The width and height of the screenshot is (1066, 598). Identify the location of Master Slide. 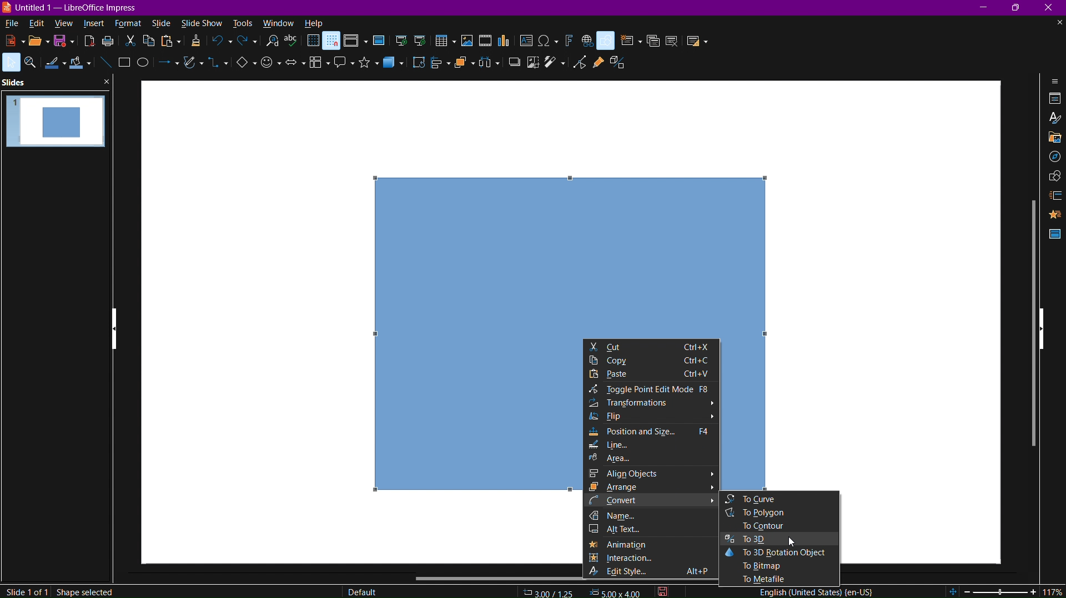
(1054, 234).